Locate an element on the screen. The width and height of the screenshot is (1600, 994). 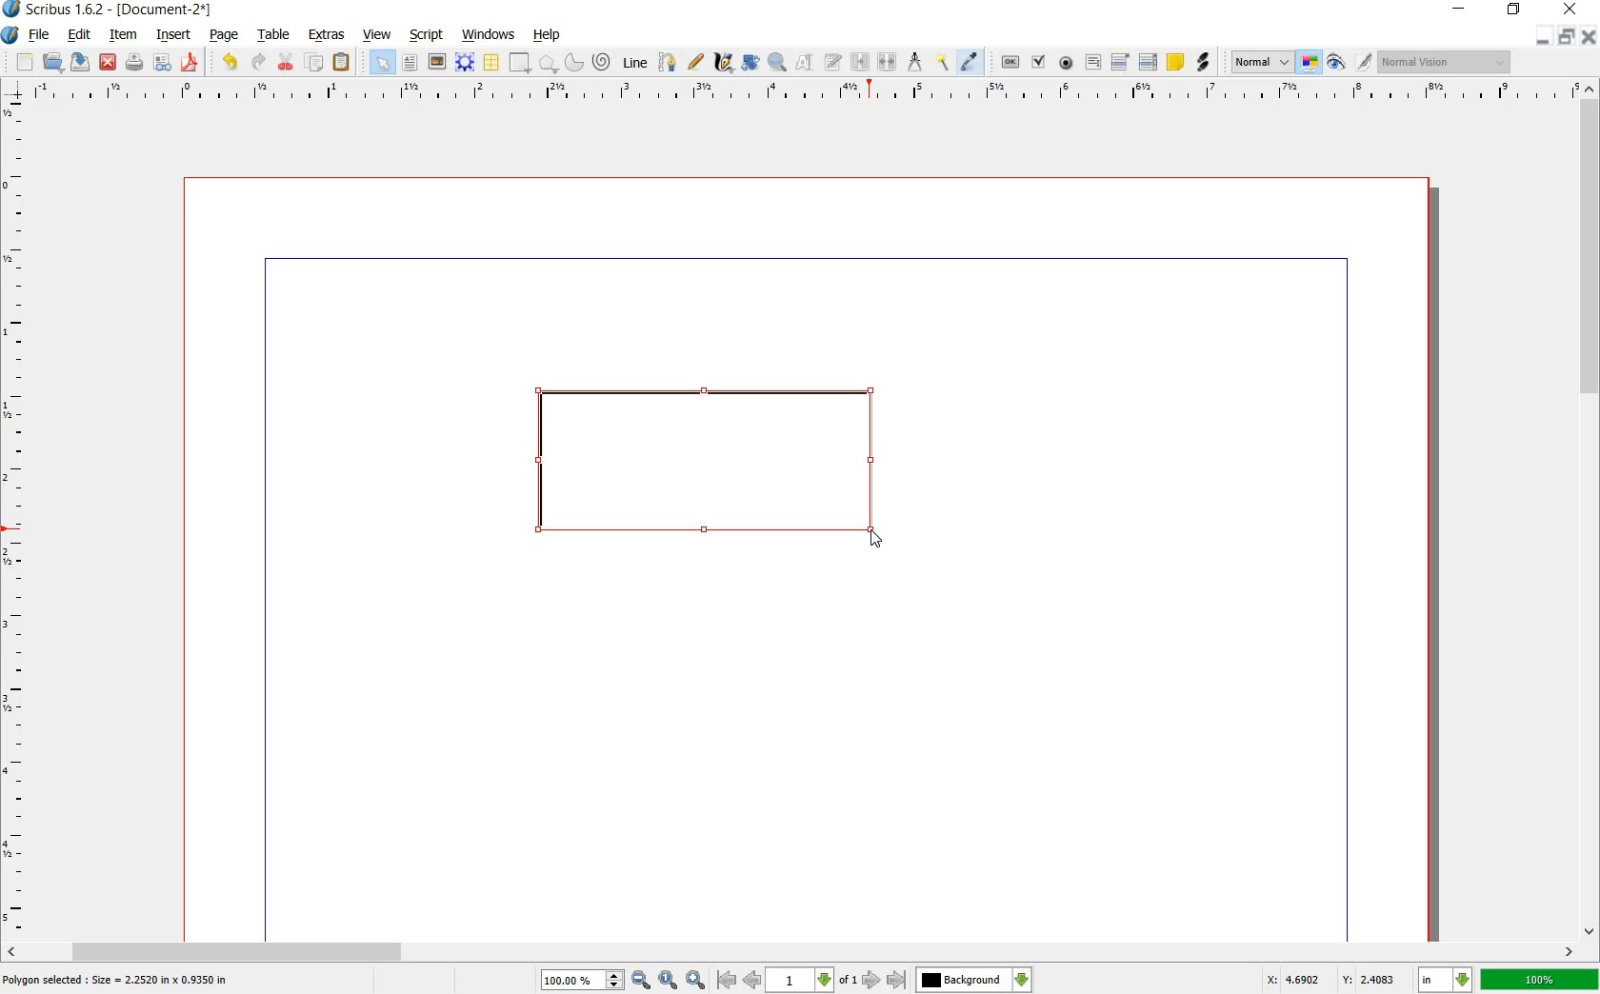
EDIT TEXT WITH STORY EDITOR is located at coordinates (833, 63).